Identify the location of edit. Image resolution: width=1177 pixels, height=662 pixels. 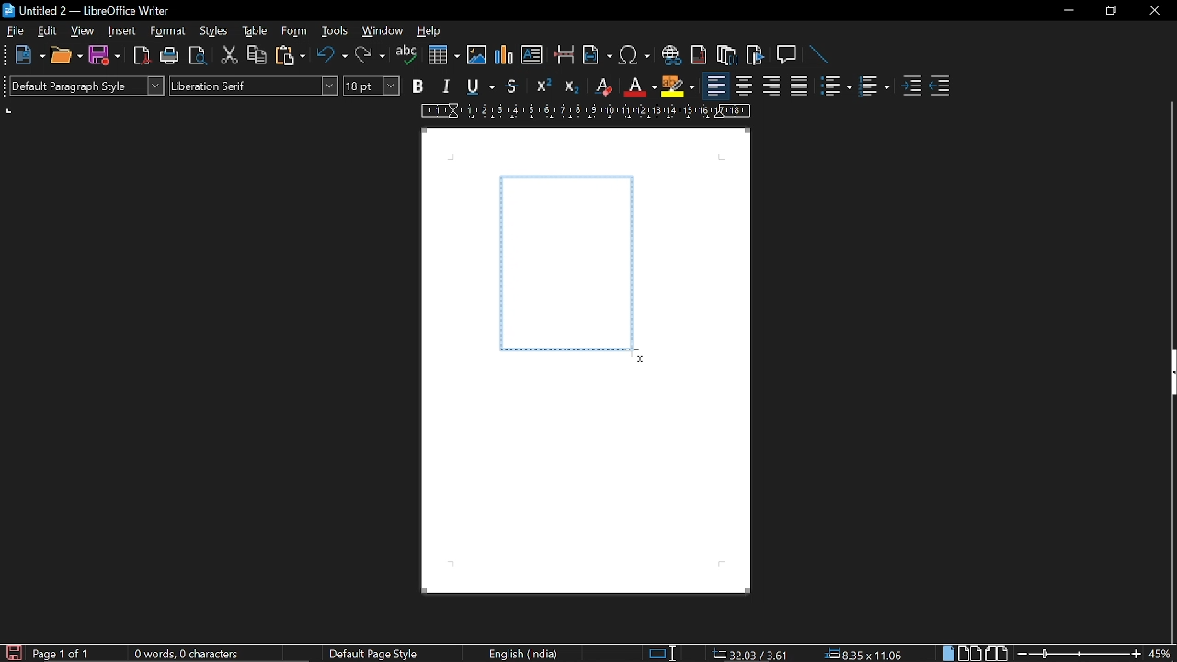
(49, 31).